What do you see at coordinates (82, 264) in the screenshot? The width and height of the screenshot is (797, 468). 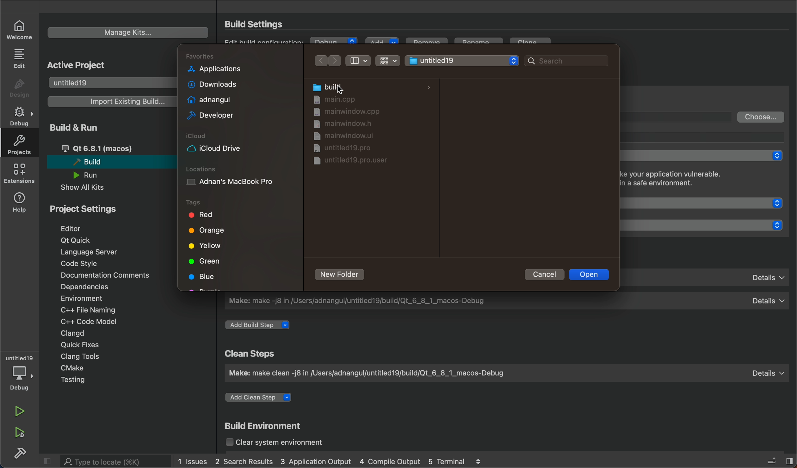 I see `code style` at bounding box center [82, 264].